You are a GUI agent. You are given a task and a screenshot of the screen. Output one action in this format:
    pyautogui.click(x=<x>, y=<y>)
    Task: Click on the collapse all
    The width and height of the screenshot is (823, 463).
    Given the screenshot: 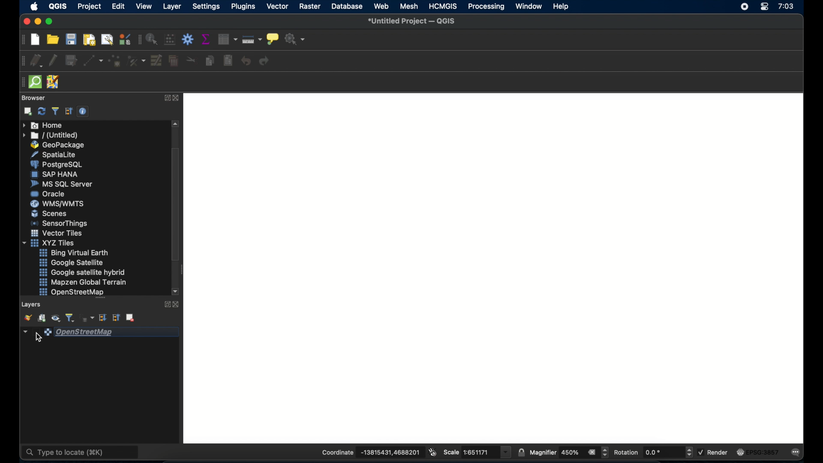 What is the action you would take?
    pyautogui.click(x=116, y=318)
    